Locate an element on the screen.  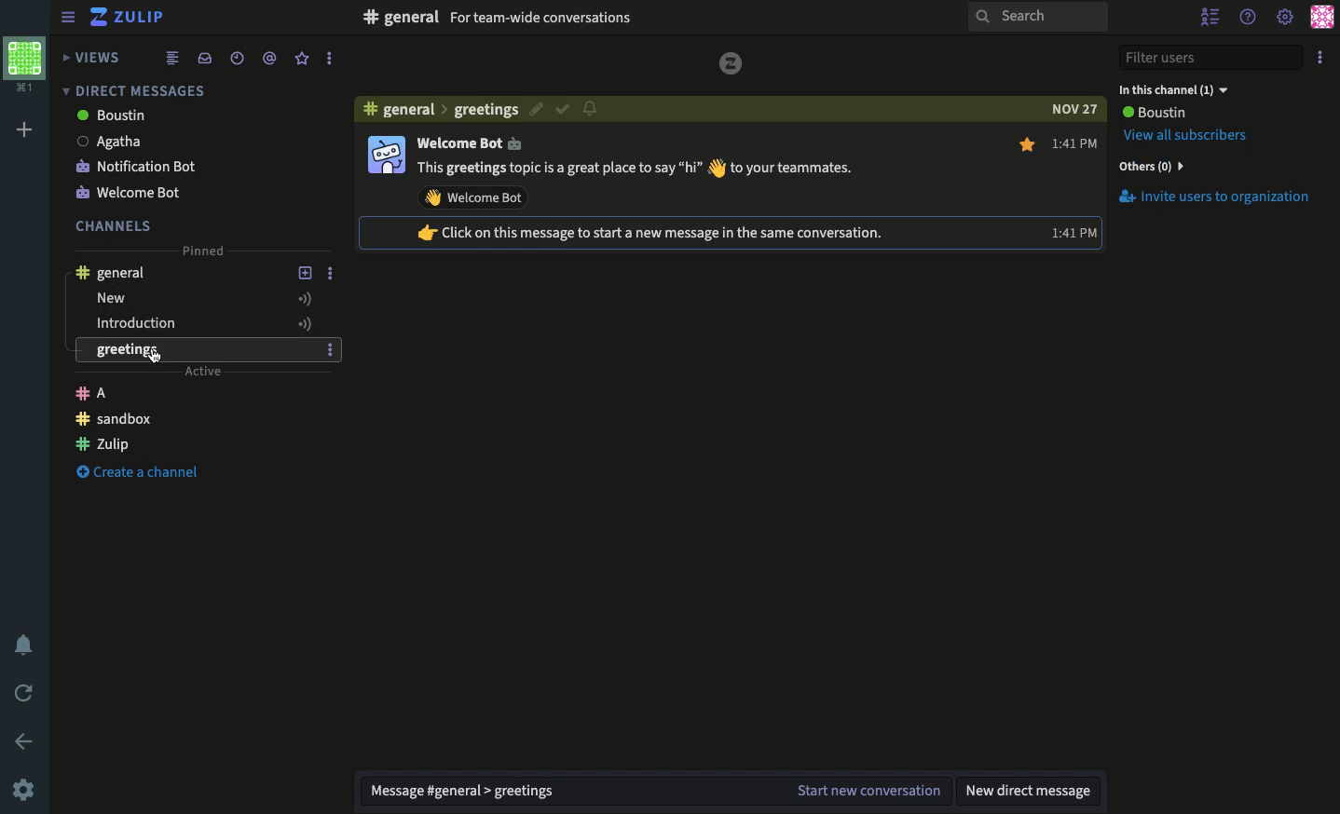
boustin is located at coordinates (174, 116).